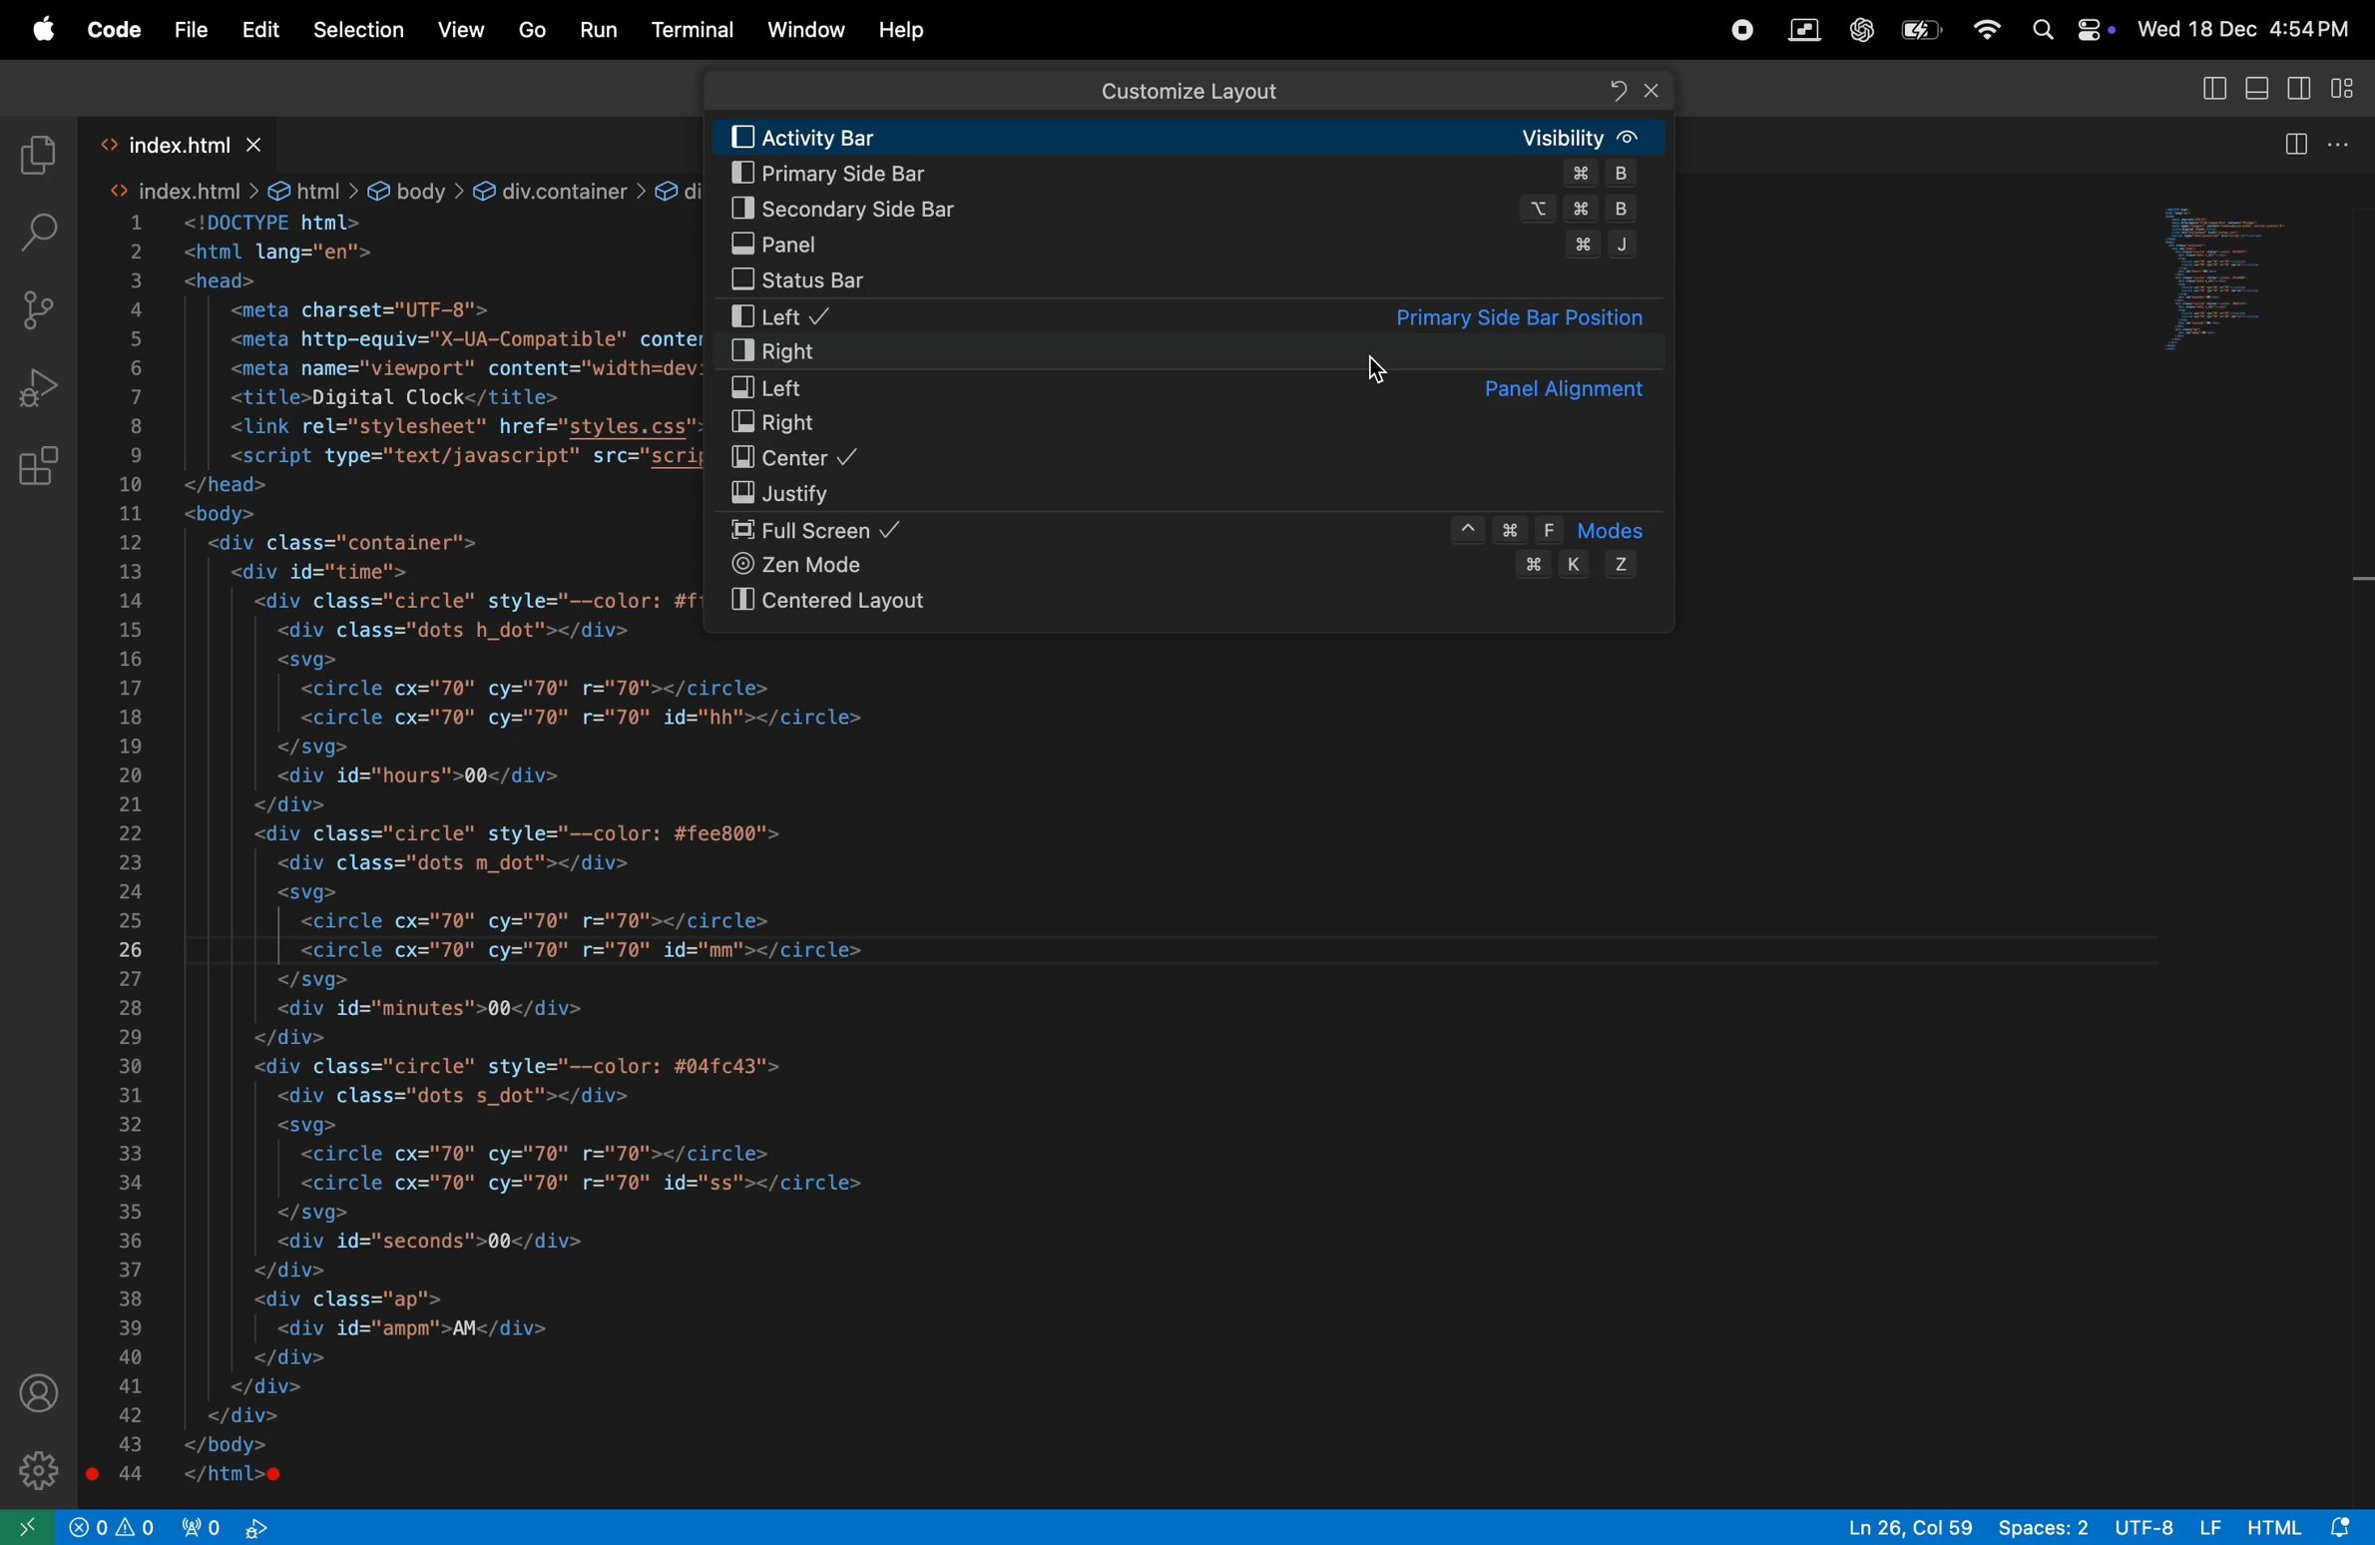  I want to click on centered layout, so click(1202, 604).